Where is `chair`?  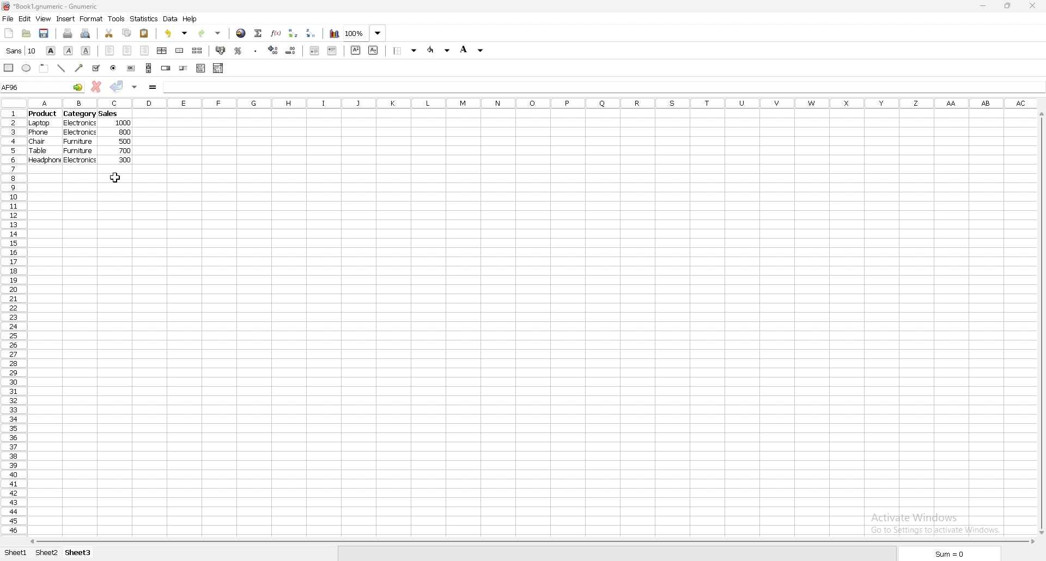 chair is located at coordinates (37, 141).